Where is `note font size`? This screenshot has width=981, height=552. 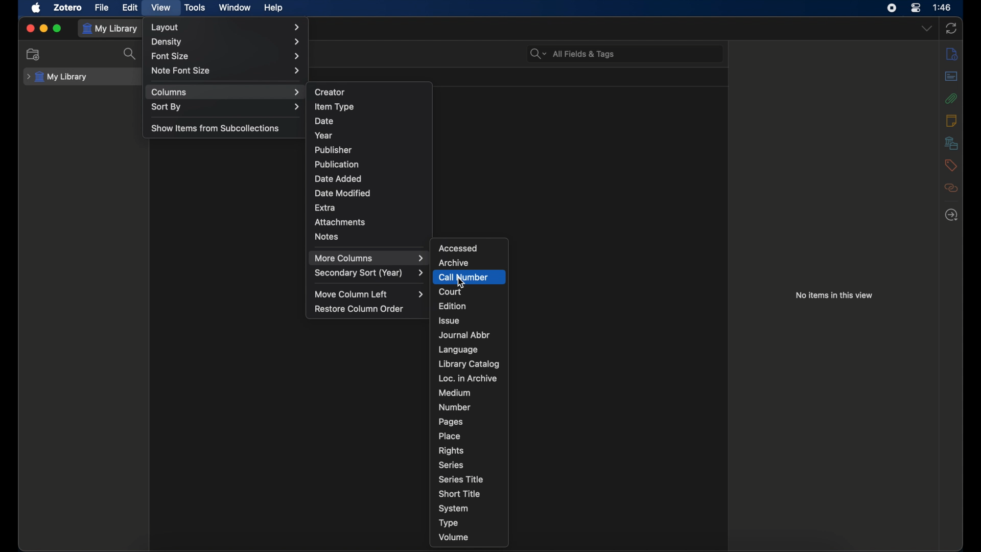 note font size is located at coordinates (226, 71).